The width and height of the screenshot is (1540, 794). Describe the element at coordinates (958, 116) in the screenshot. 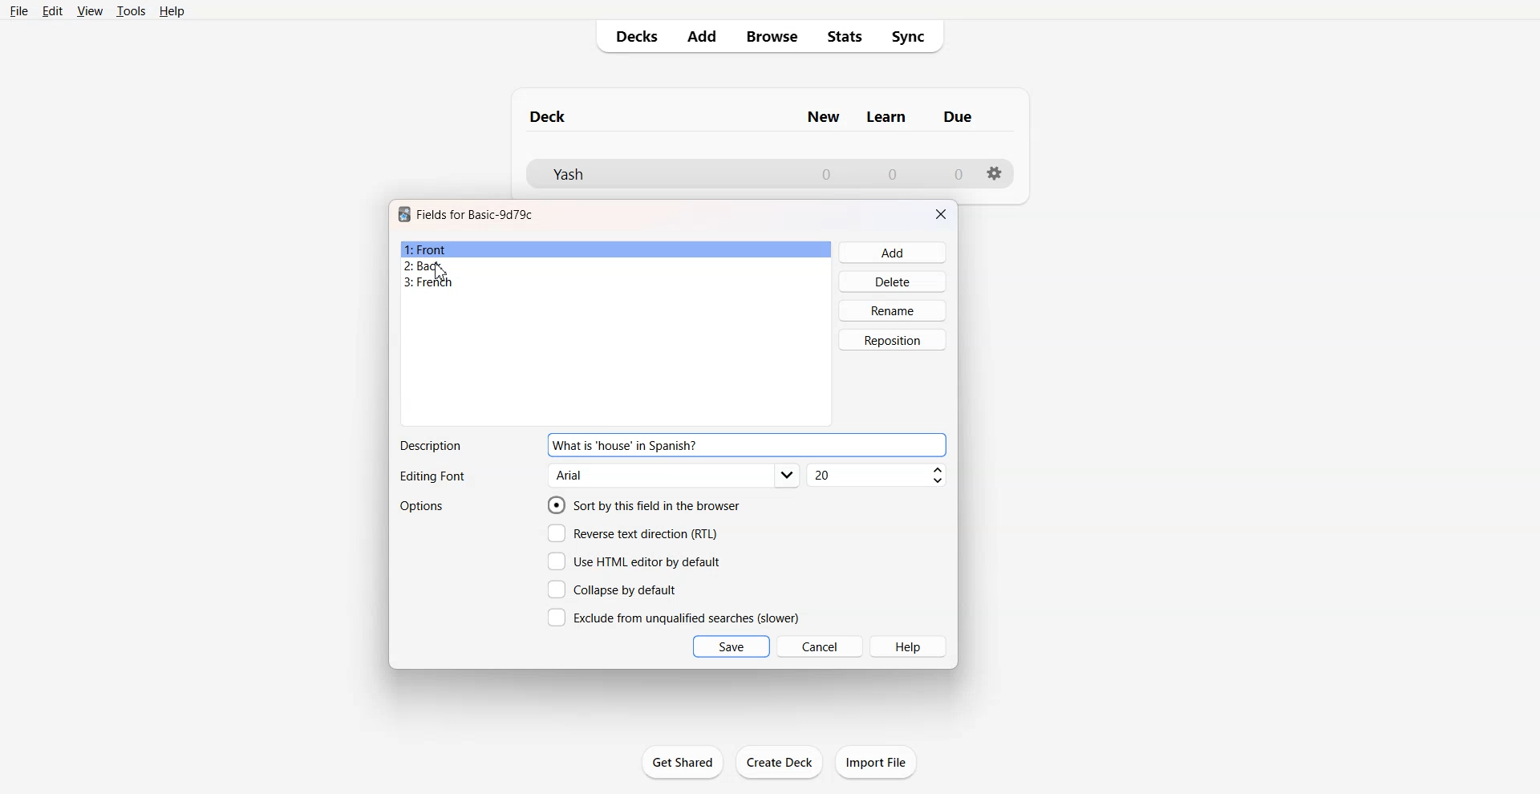

I see `Column name` at that location.